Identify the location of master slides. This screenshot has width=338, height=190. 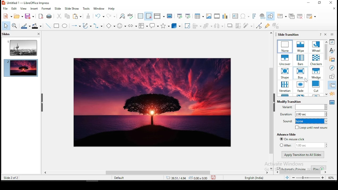
(332, 102).